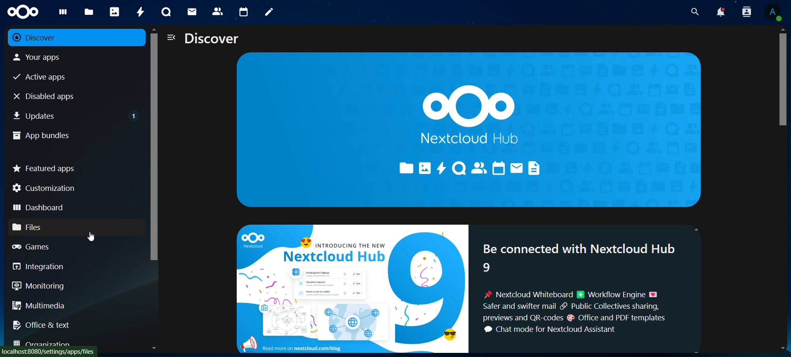 This screenshot has width=791, height=357. What do you see at coordinates (63, 14) in the screenshot?
I see `dashboard` at bounding box center [63, 14].